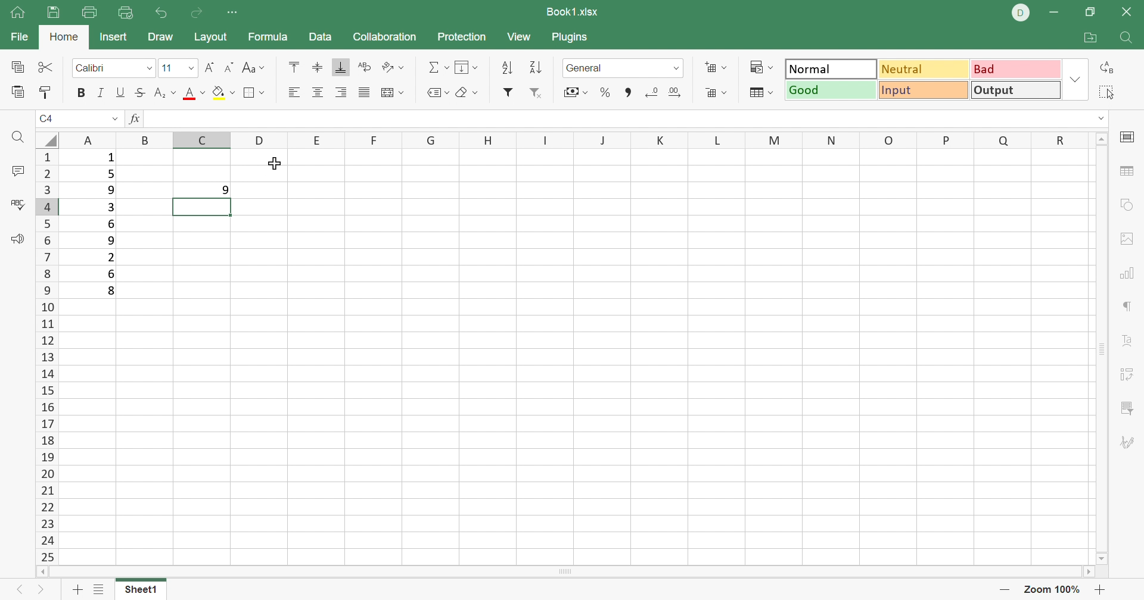  I want to click on Input, so click(925, 91).